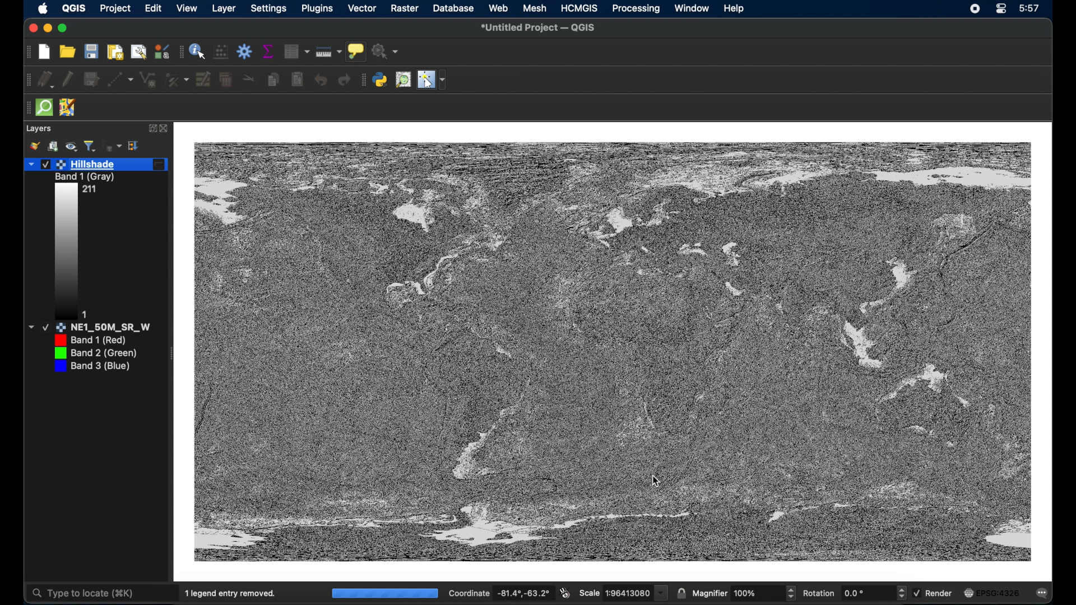 The height and width of the screenshot is (605, 1076). Describe the element at coordinates (296, 78) in the screenshot. I see `paste features` at that location.